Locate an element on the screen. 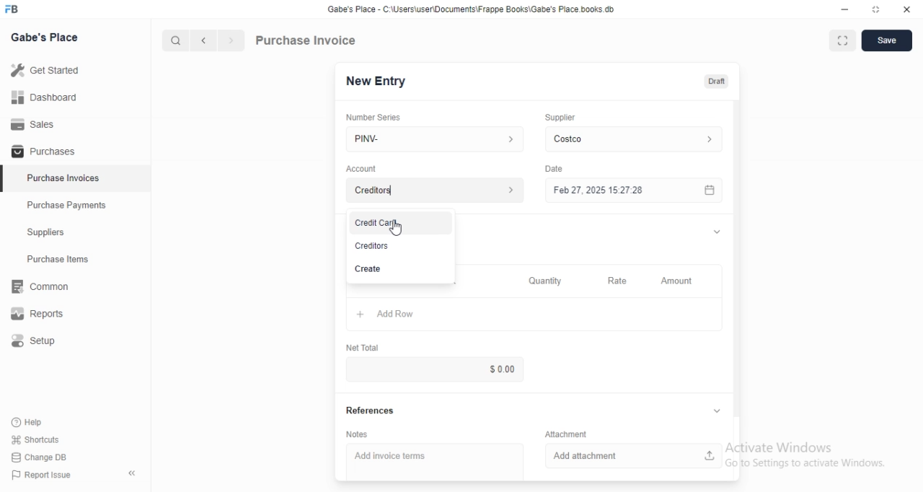 The width and height of the screenshot is (923, 492). Suppliers is located at coordinates (75, 232).